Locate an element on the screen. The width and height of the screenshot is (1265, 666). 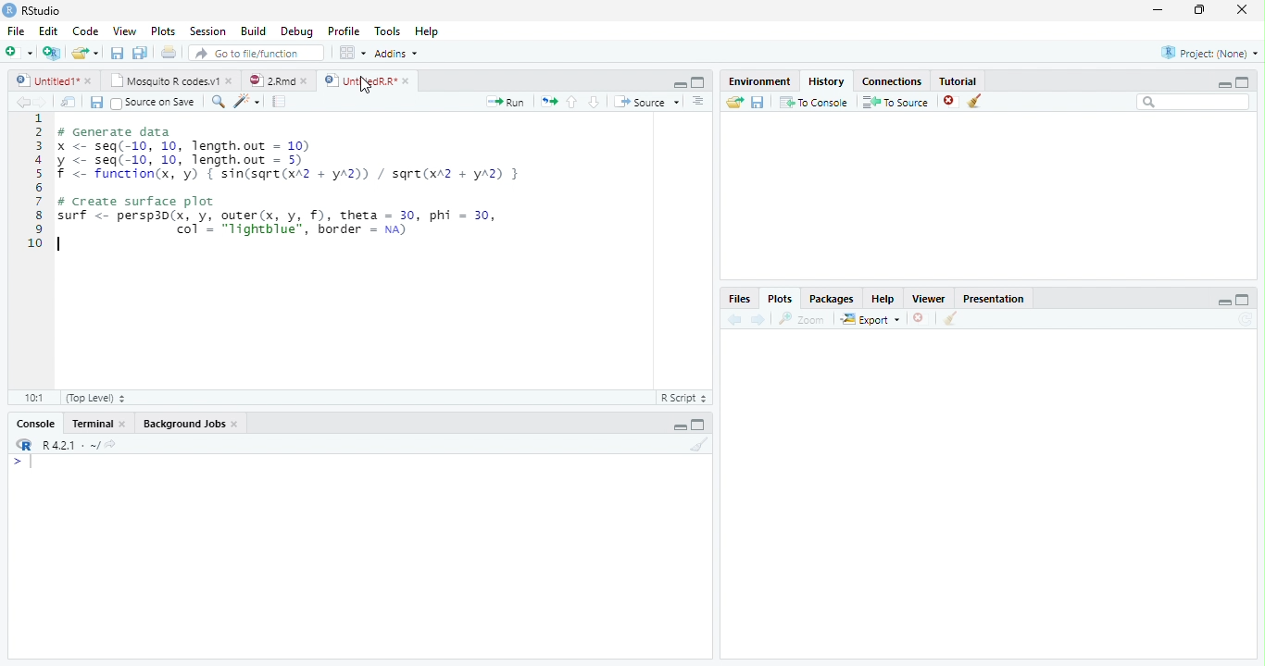
To Console is located at coordinates (814, 102).